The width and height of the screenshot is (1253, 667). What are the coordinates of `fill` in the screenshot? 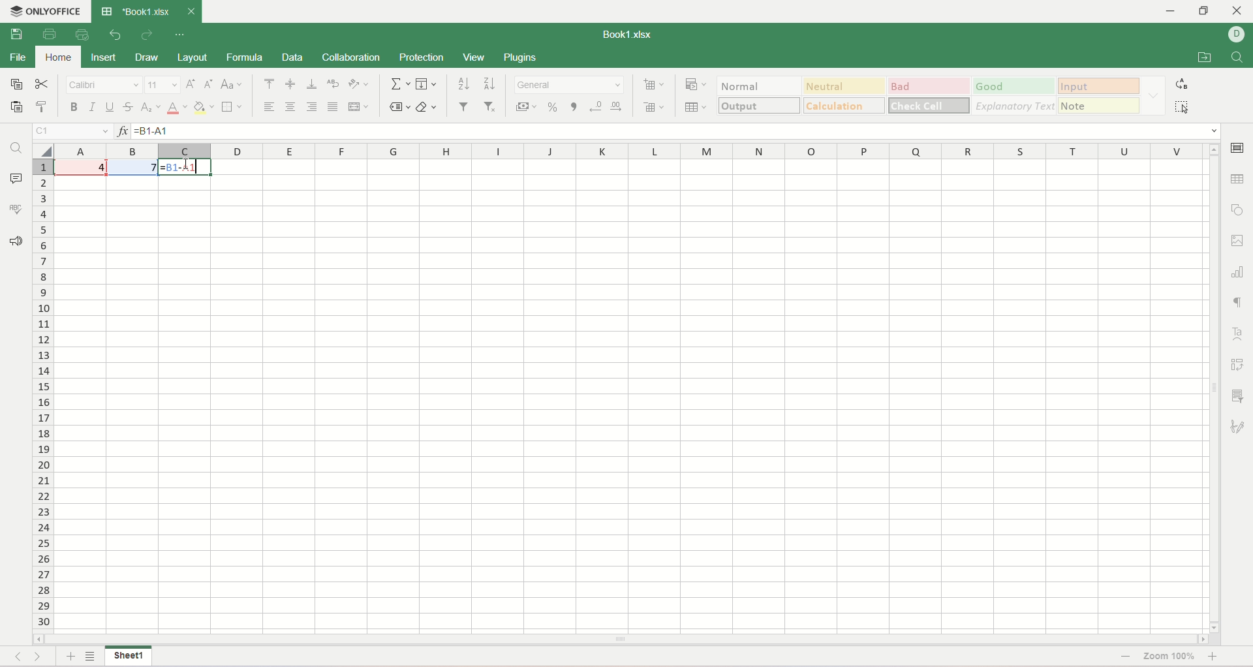 It's located at (426, 84).